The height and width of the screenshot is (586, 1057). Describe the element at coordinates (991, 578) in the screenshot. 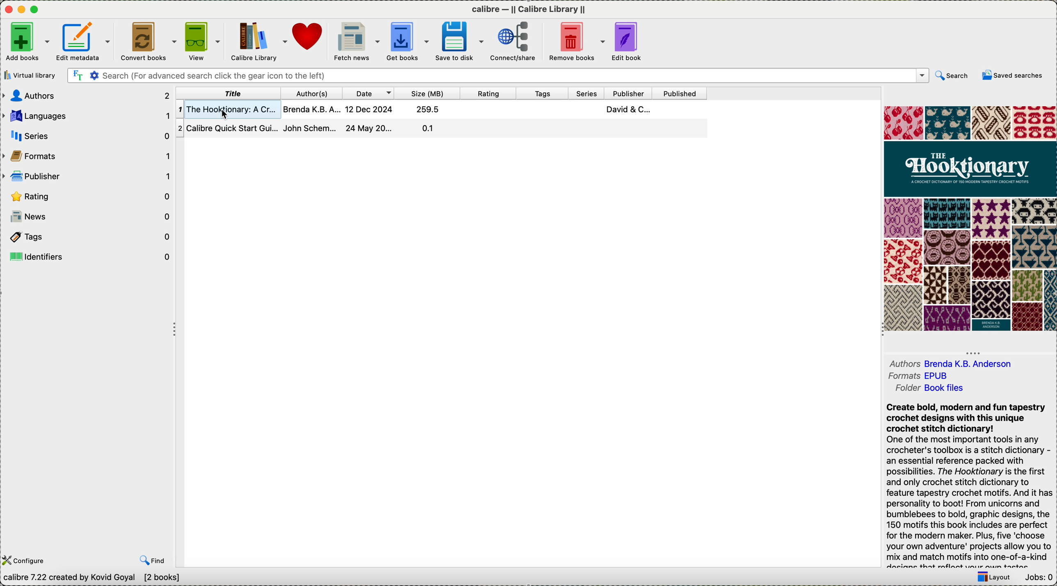

I see `layout` at that location.